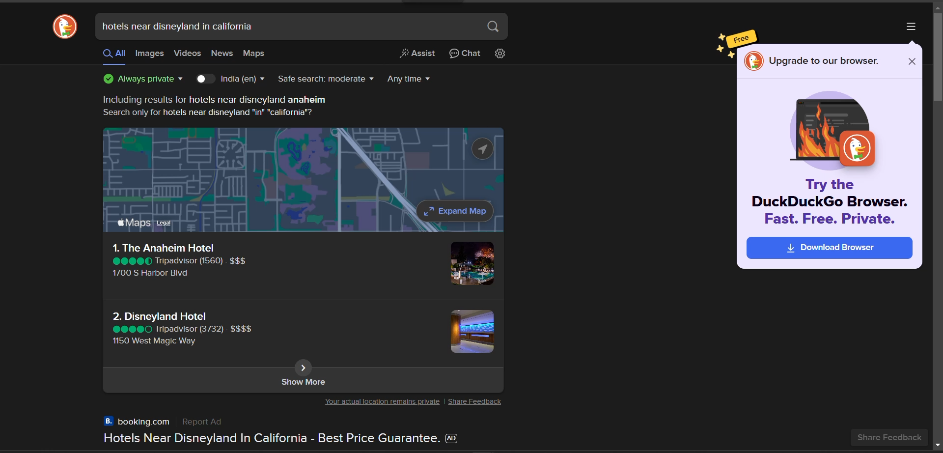  Describe the element at coordinates (469, 332) in the screenshot. I see `image` at that location.